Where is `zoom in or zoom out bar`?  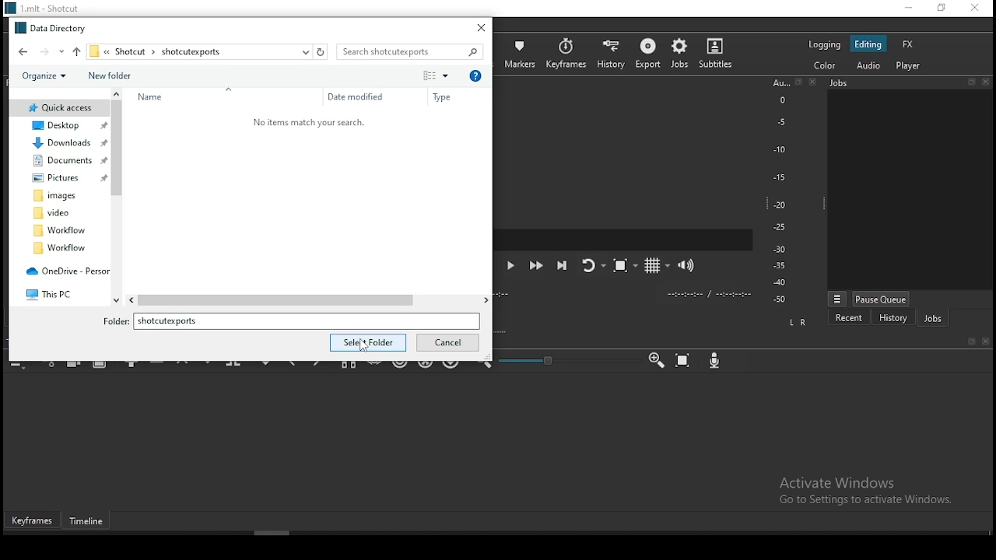
zoom in or zoom out bar is located at coordinates (562, 360).